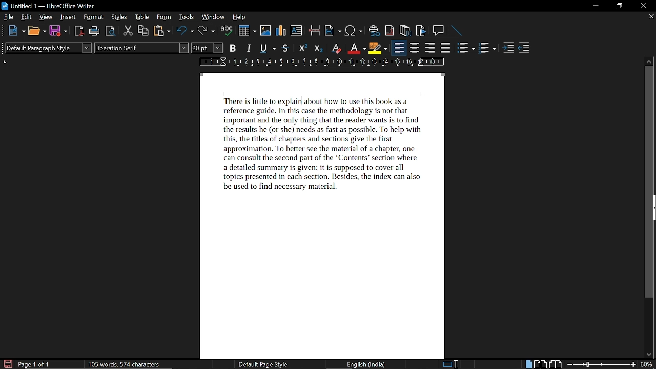 This screenshot has height=369, width=656. I want to click on strikethrough, so click(286, 49).